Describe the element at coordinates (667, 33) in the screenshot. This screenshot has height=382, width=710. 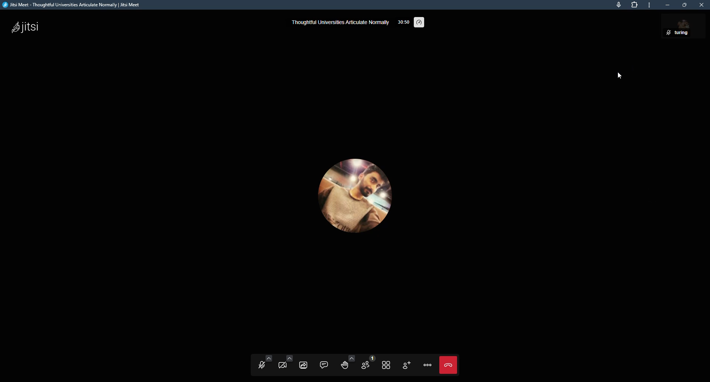
I see `mute` at that location.